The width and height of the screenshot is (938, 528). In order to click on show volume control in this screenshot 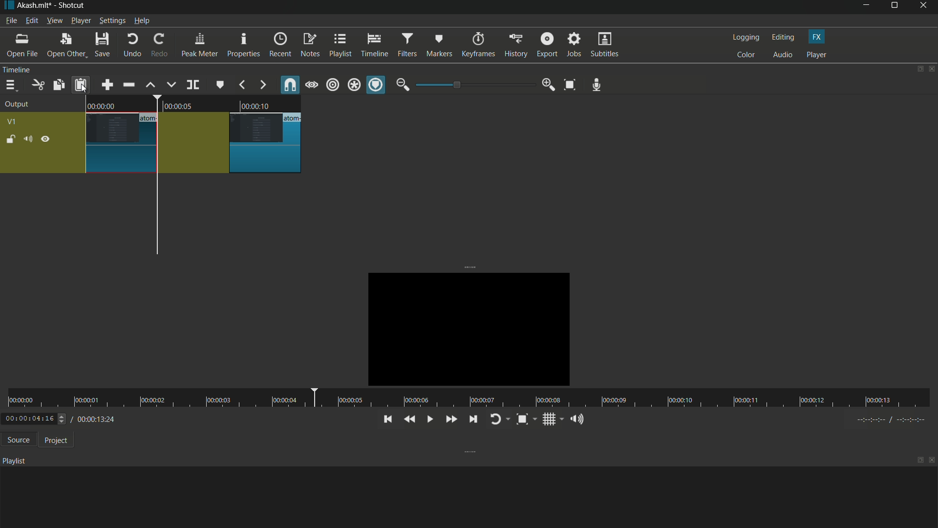, I will do `click(579, 418)`.